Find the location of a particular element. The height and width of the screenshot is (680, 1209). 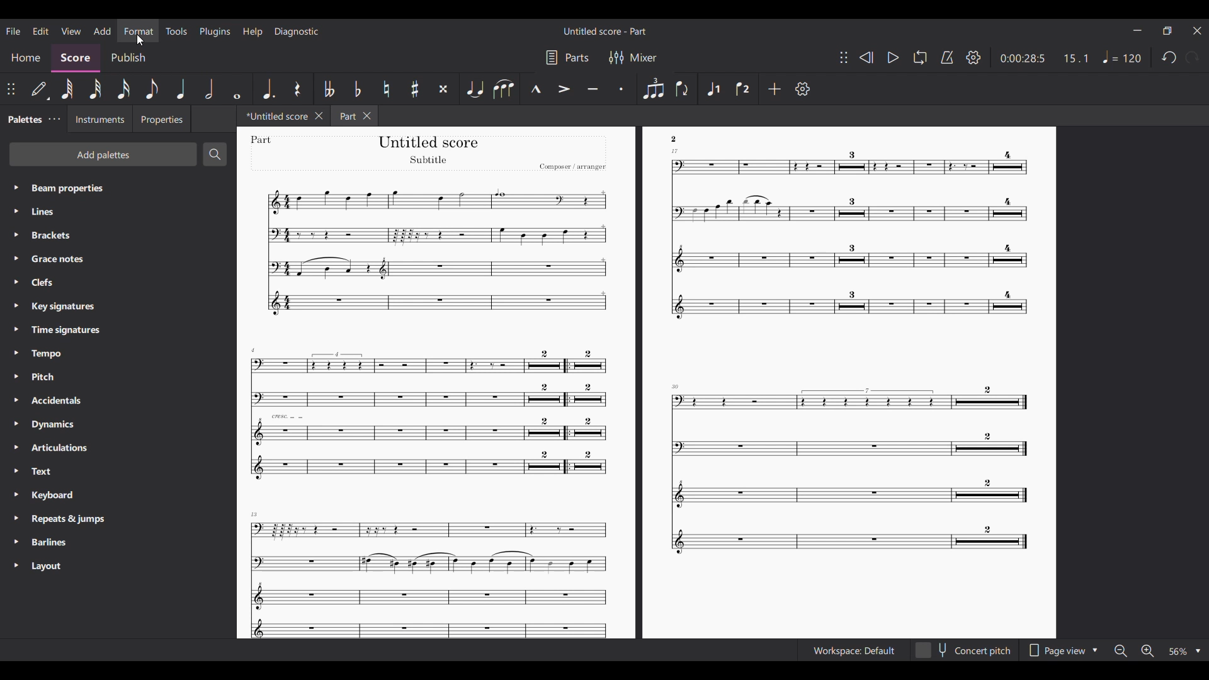

Tempo is located at coordinates (59, 354).